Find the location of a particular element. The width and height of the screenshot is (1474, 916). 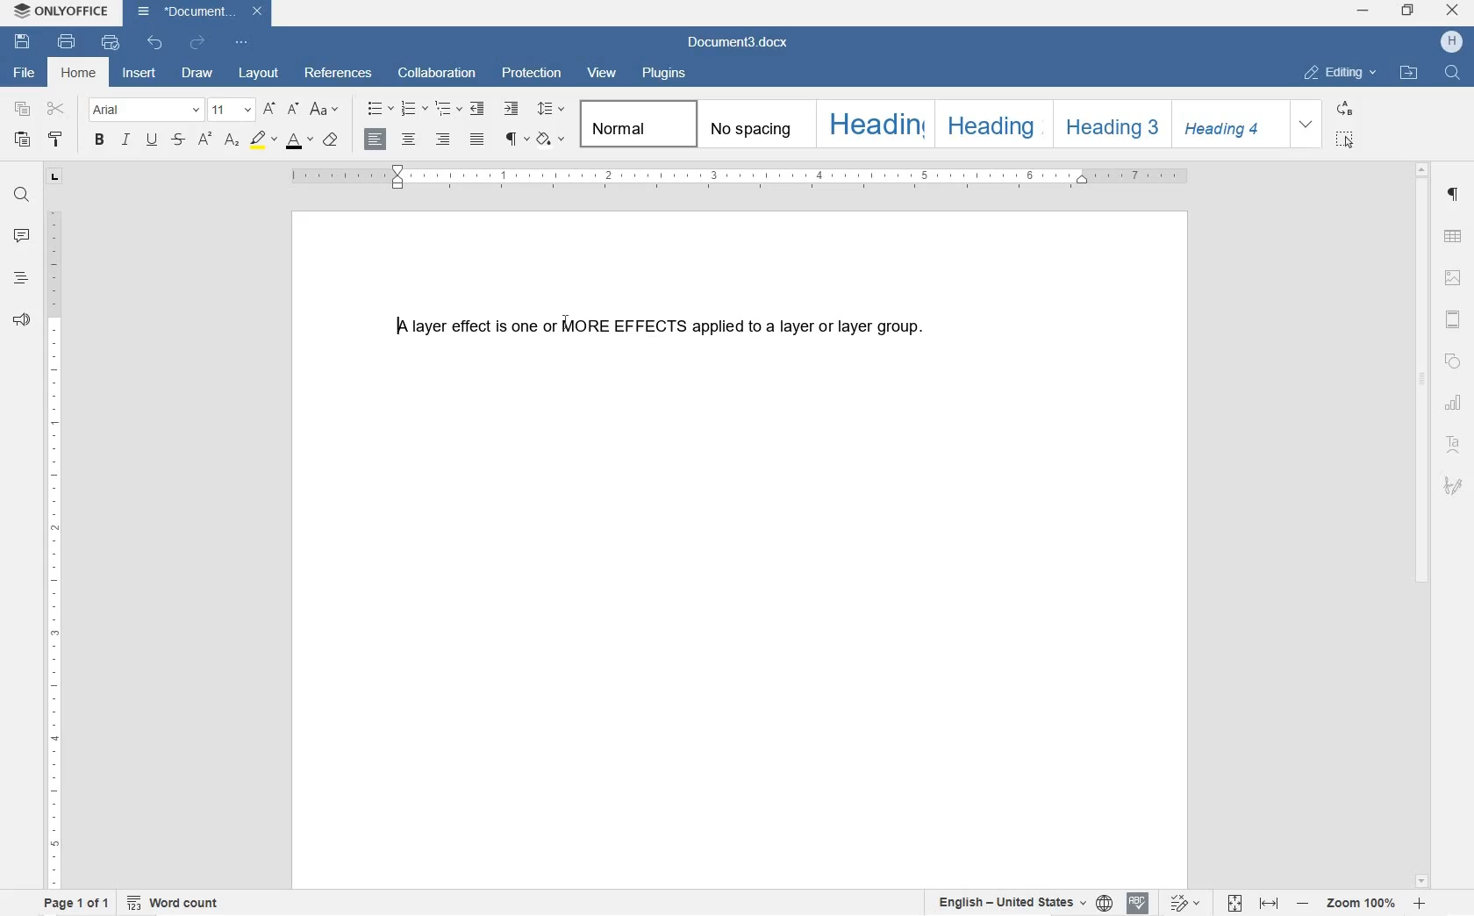

SUPERSCRIPT is located at coordinates (204, 140).